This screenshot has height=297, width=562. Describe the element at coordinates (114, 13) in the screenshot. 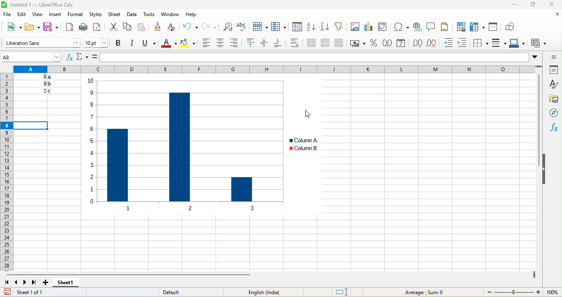

I see `sheet` at that location.